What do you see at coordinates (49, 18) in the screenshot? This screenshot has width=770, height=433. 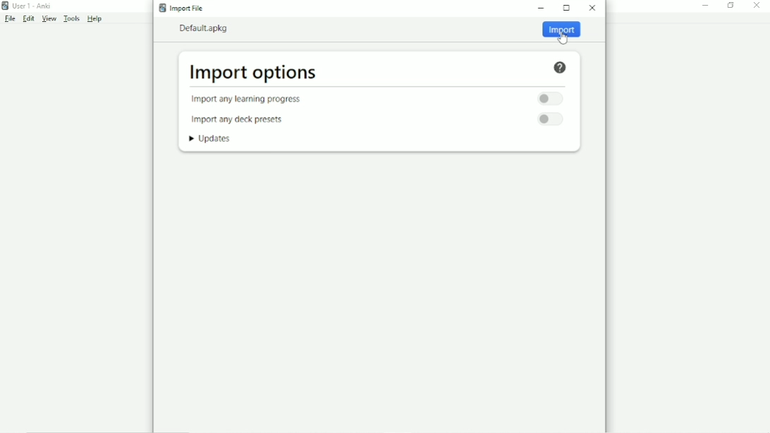 I see `View` at bounding box center [49, 18].